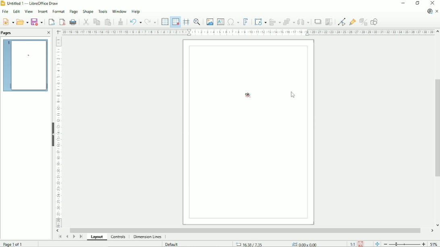  What do you see at coordinates (26, 66) in the screenshot?
I see `Preview` at bounding box center [26, 66].